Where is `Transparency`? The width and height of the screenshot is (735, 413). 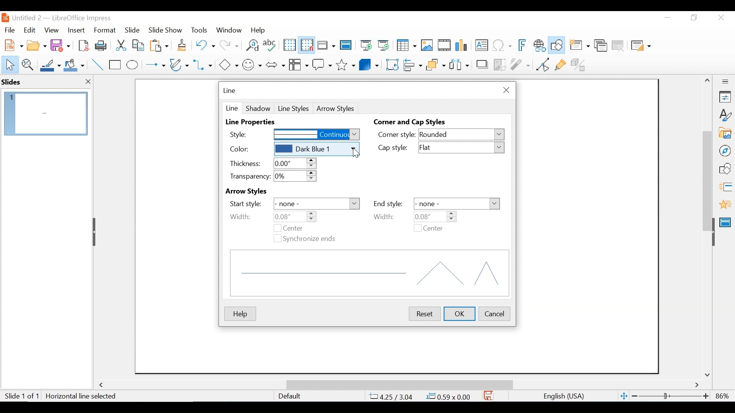
Transparency is located at coordinates (249, 176).